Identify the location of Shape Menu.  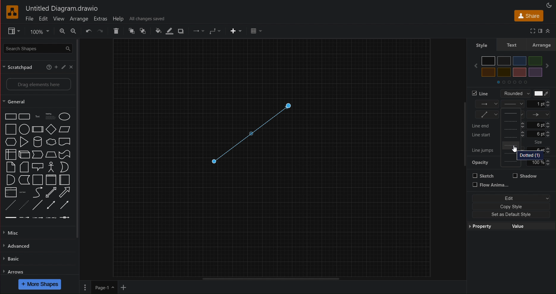
(37, 166).